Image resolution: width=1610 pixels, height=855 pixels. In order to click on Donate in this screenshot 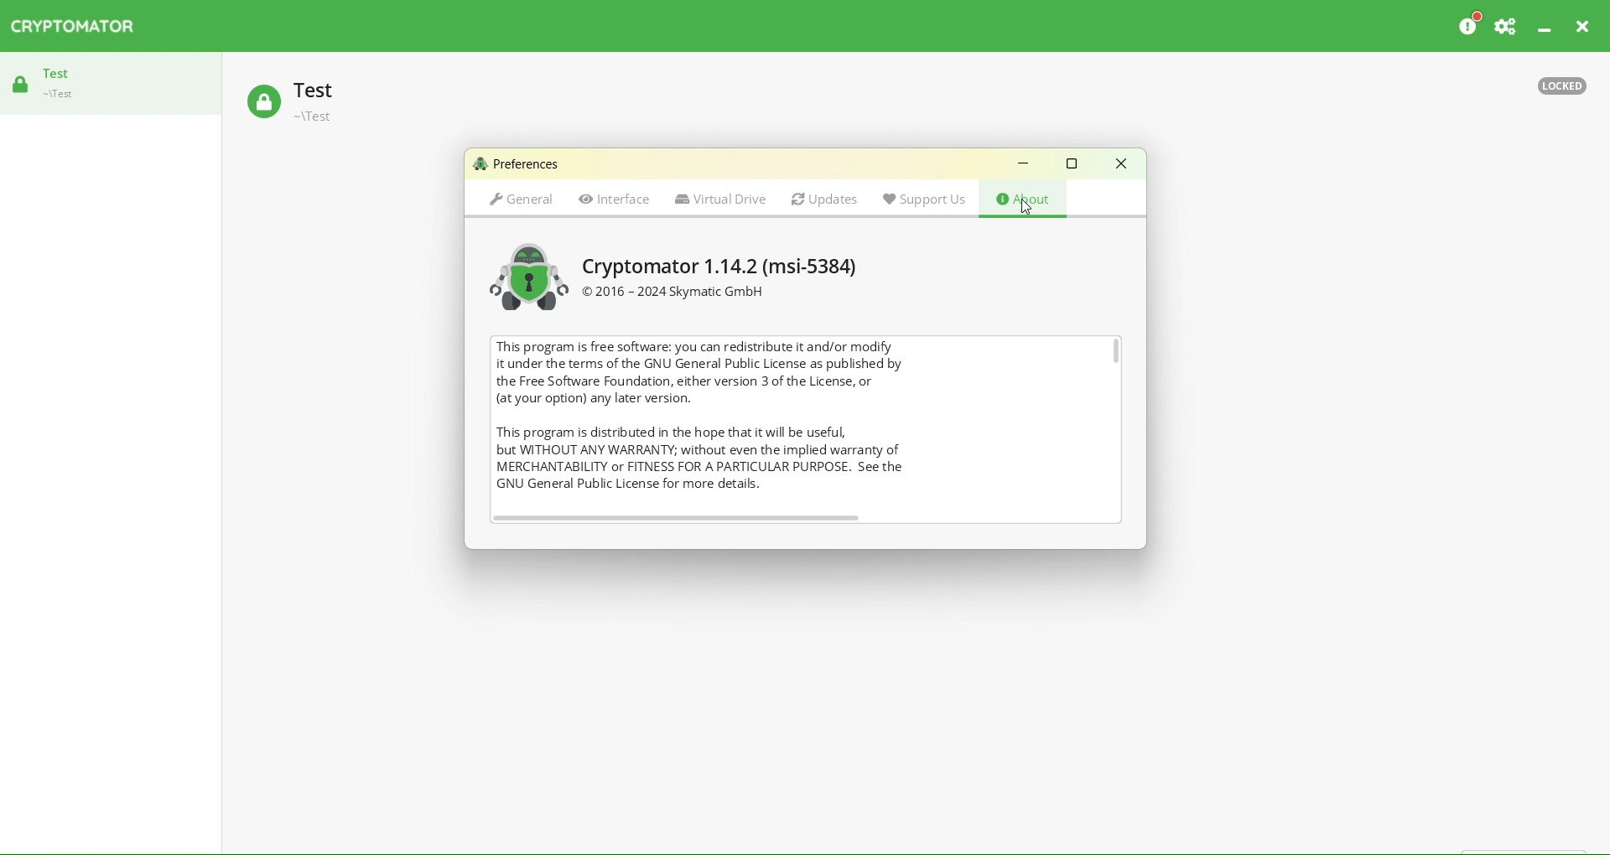, I will do `click(1472, 26)`.